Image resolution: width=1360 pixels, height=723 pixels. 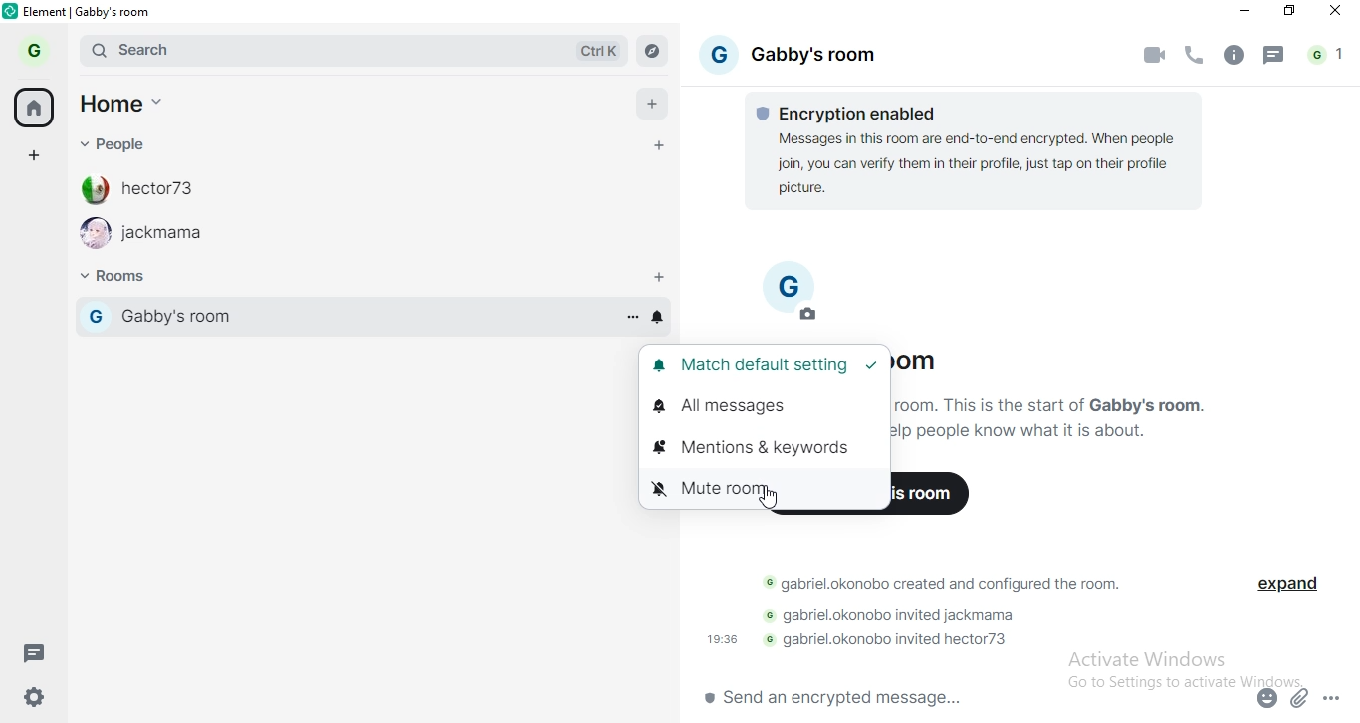 I want to click on edit, so click(x=809, y=316).